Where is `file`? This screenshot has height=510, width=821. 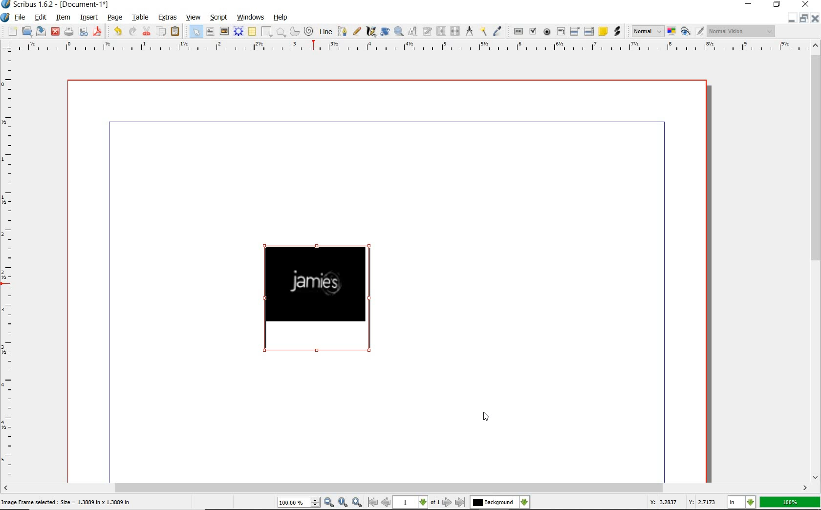 file is located at coordinates (21, 17).